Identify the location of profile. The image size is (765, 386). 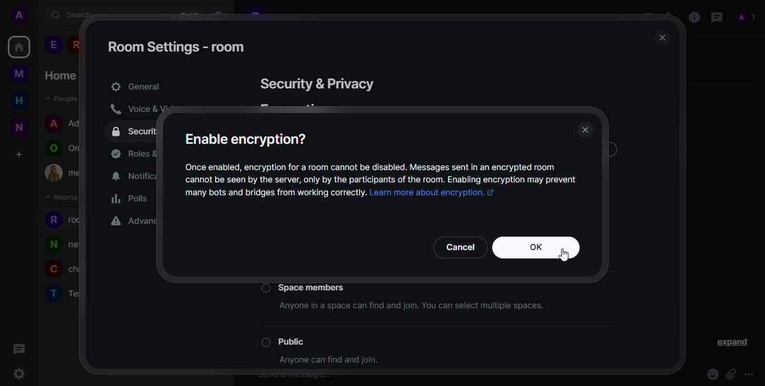
(54, 123).